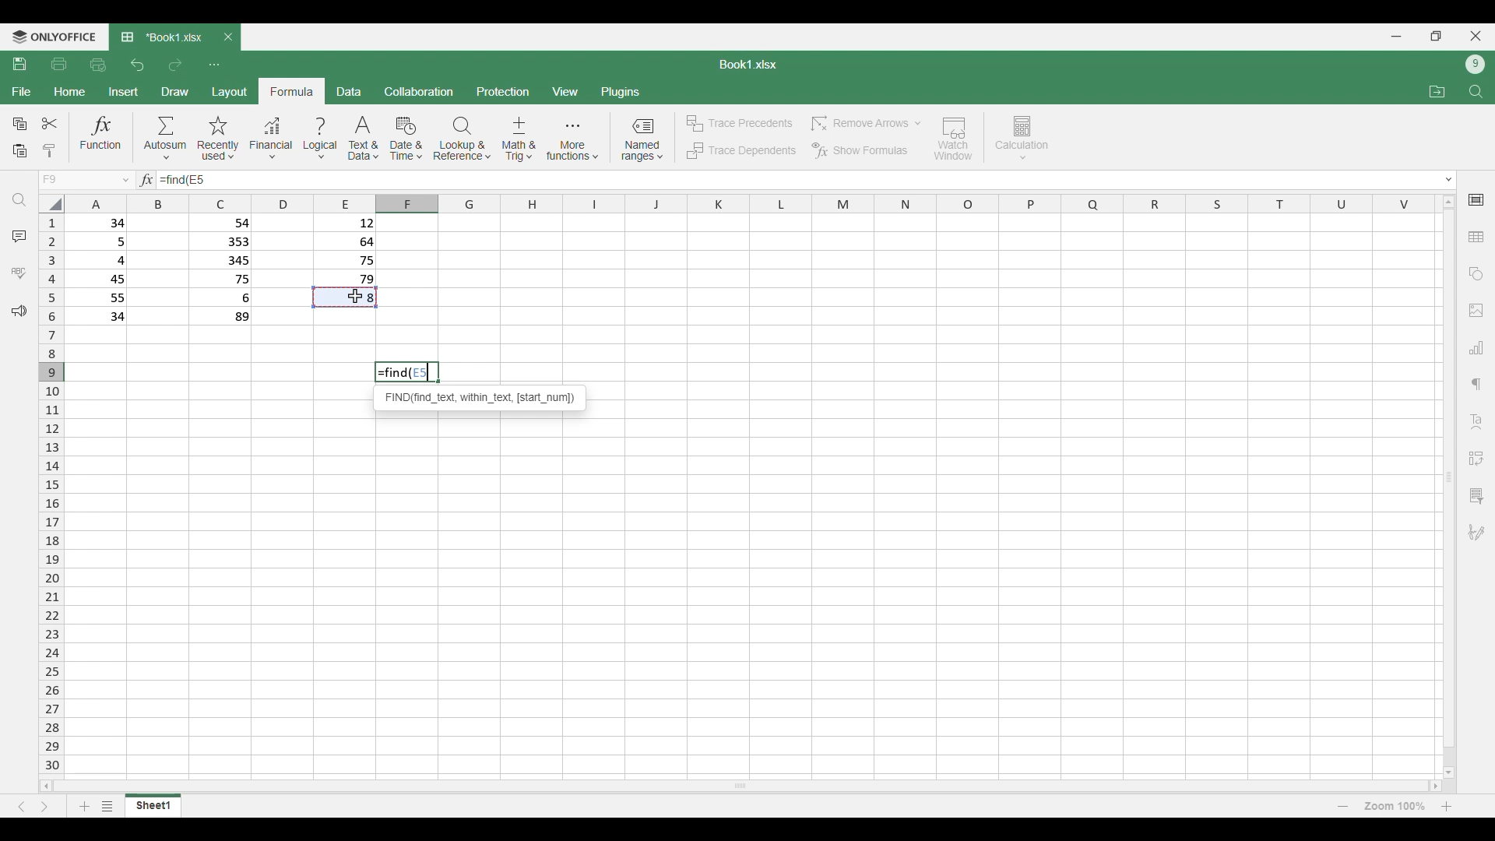  Describe the element at coordinates (1476, 65) in the screenshot. I see `Current account` at that location.